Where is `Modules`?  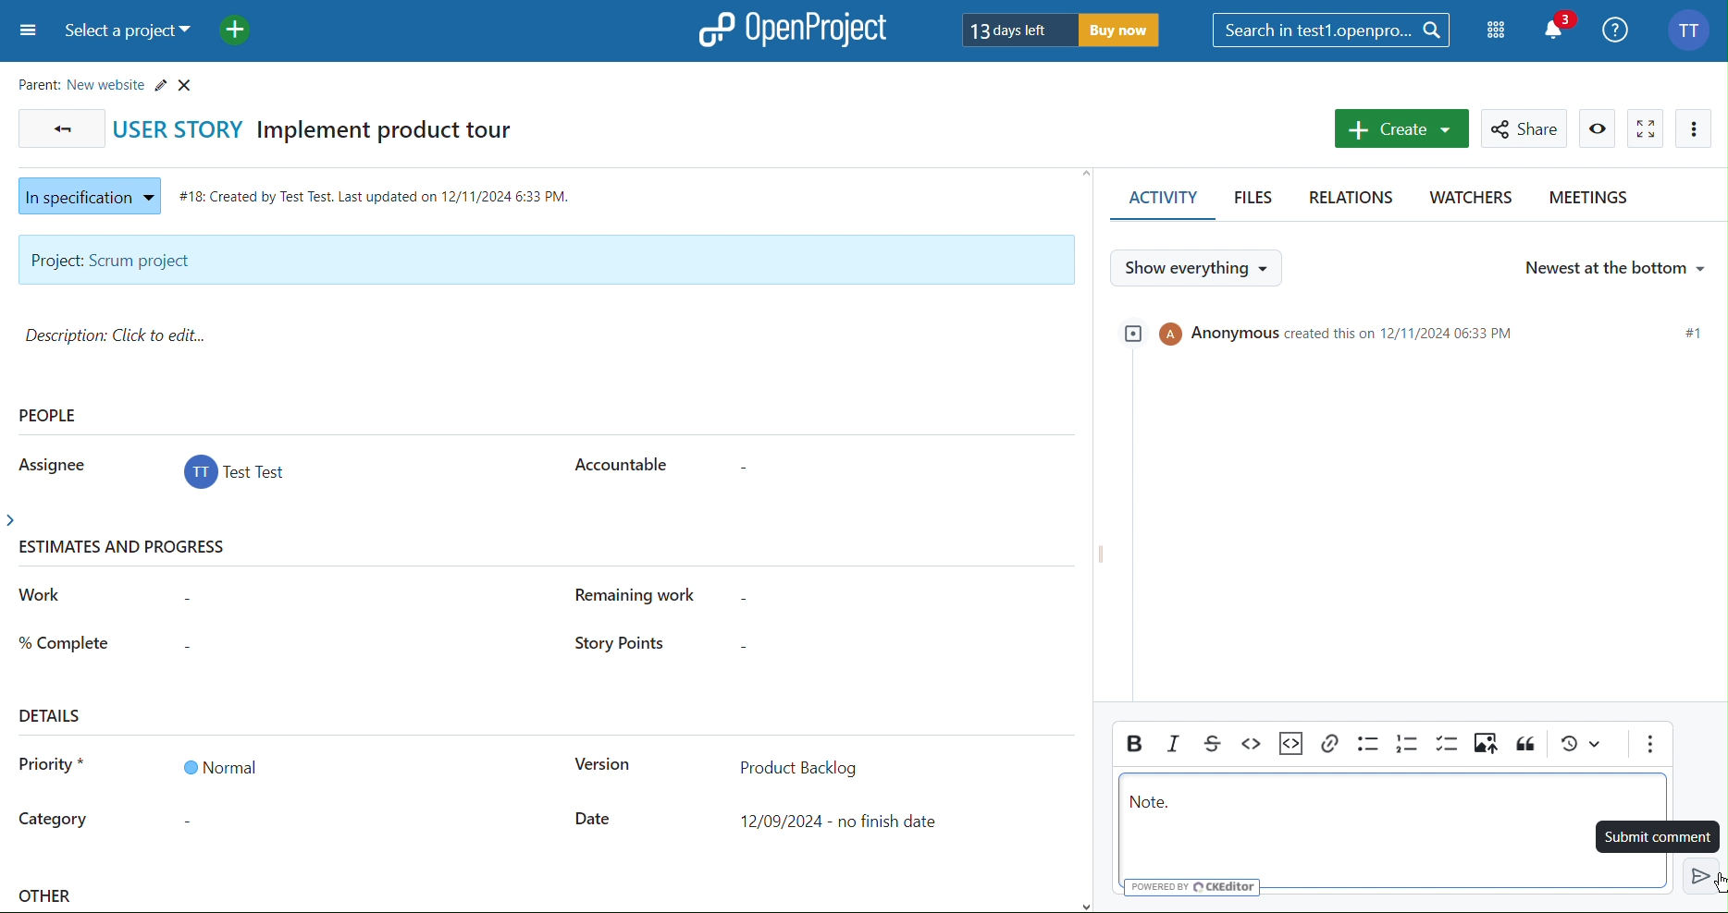
Modules is located at coordinates (1498, 30).